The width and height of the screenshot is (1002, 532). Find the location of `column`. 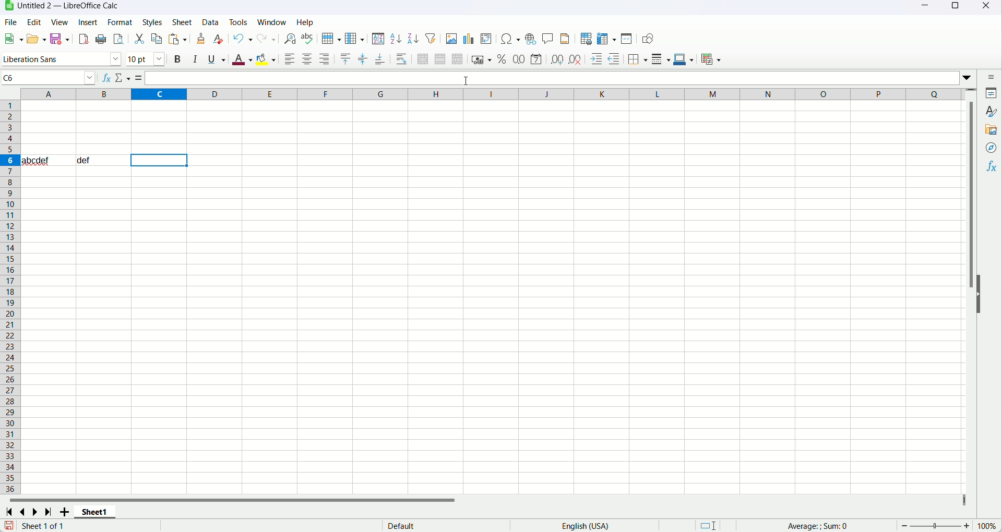

column is located at coordinates (355, 39).